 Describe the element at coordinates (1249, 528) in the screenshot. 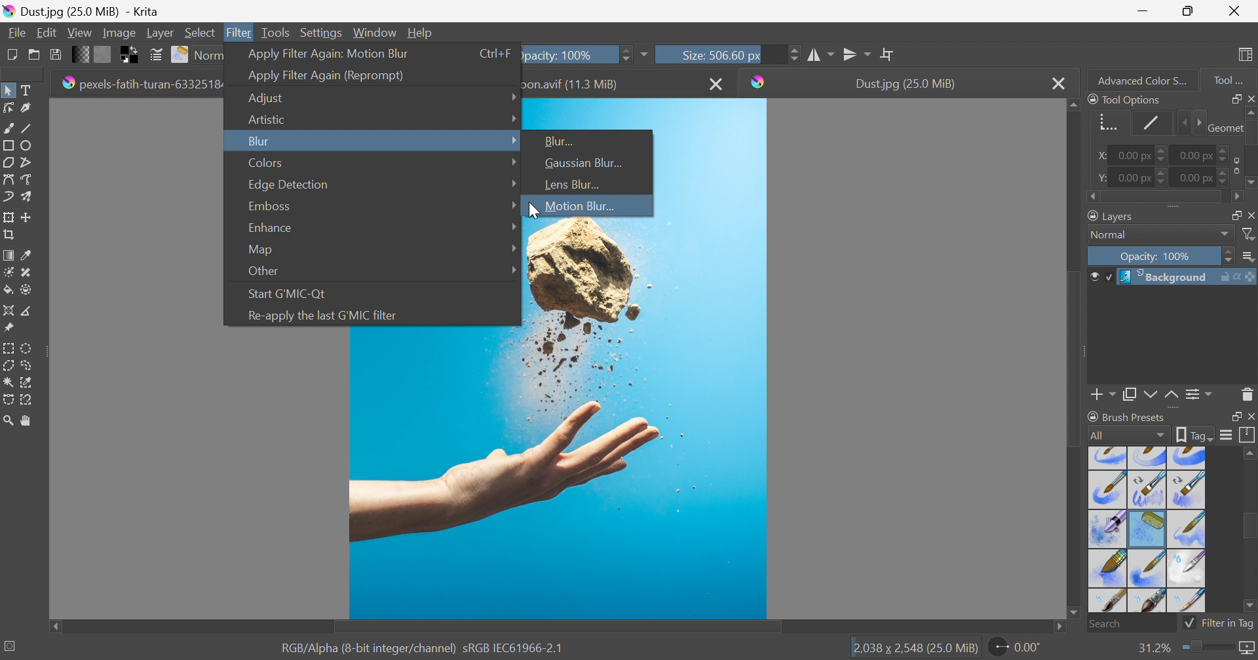

I see `Scroll Bar` at that location.